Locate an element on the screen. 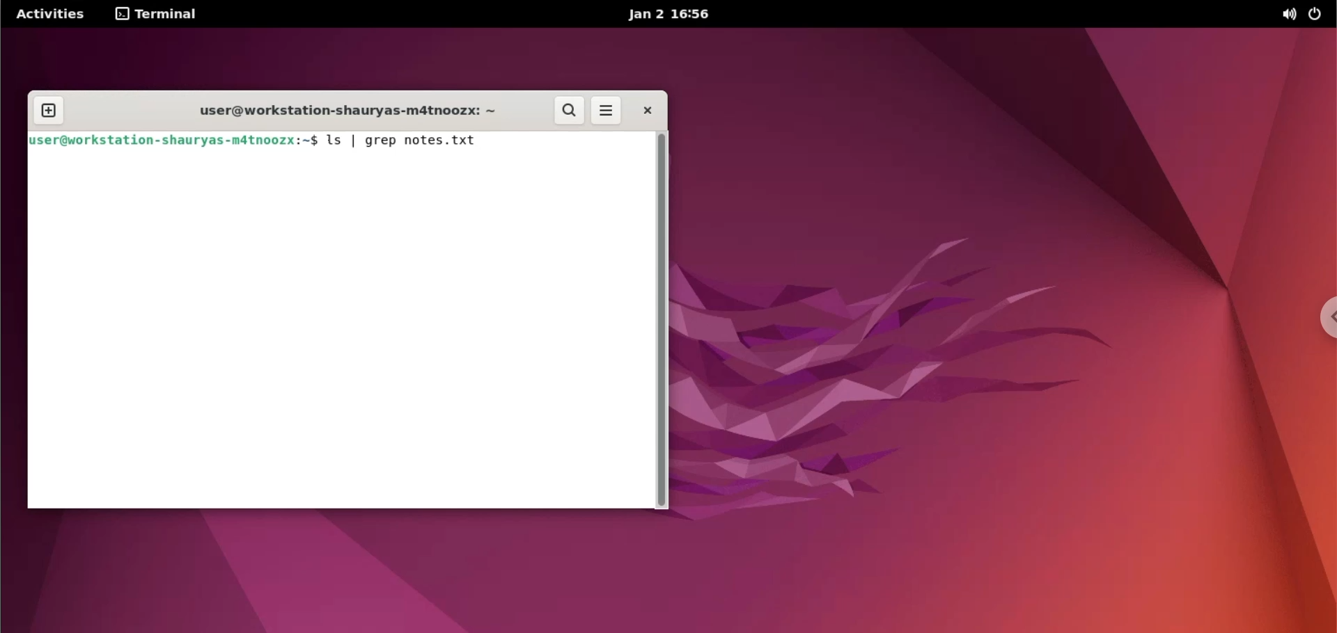  more options is located at coordinates (604, 111).